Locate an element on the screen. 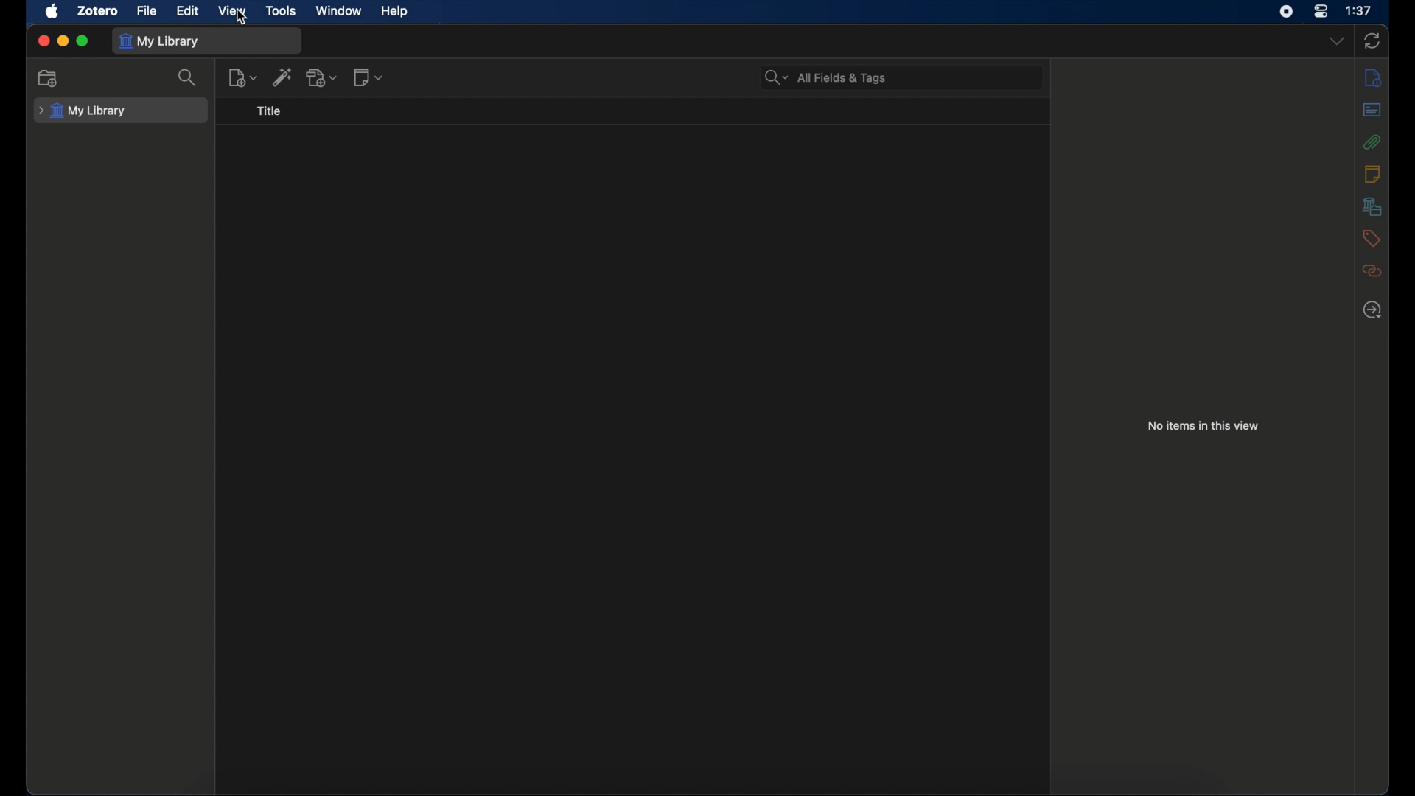 This screenshot has height=796, width=1415. tags is located at coordinates (1372, 239).